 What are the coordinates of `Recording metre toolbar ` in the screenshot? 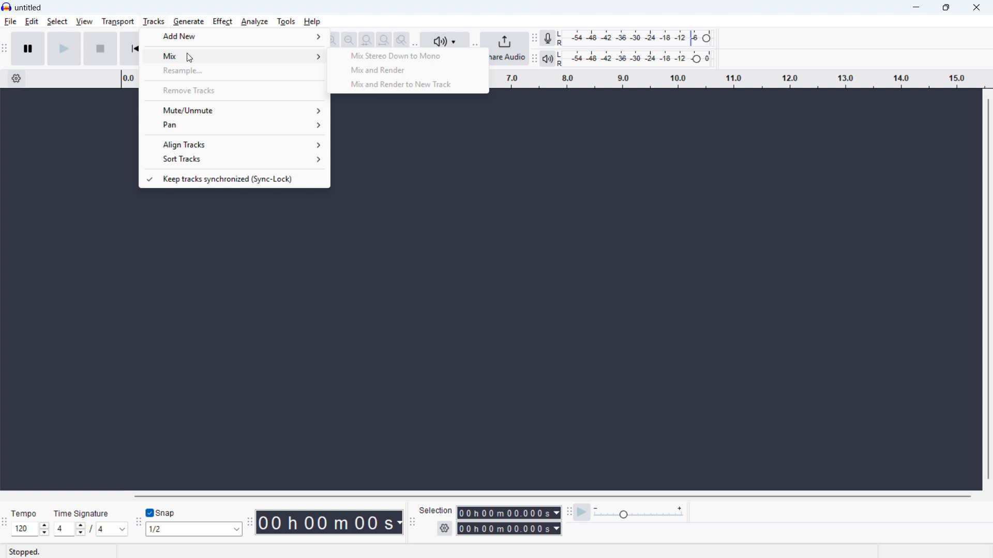 It's located at (534, 38).